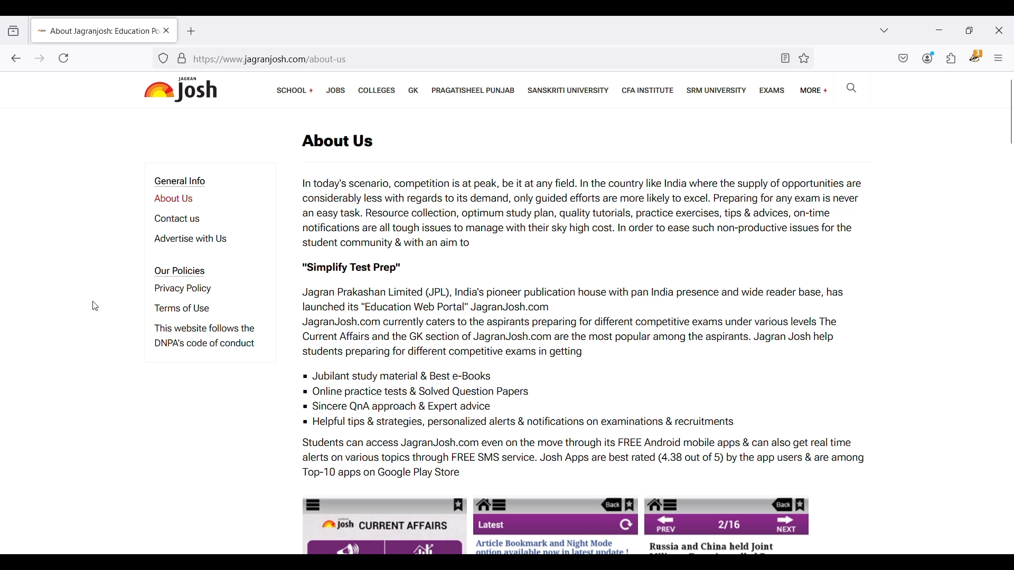  What do you see at coordinates (205, 334) in the screenshot?
I see `This website follows the
DNPA's code of conduct` at bounding box center [205, 334].